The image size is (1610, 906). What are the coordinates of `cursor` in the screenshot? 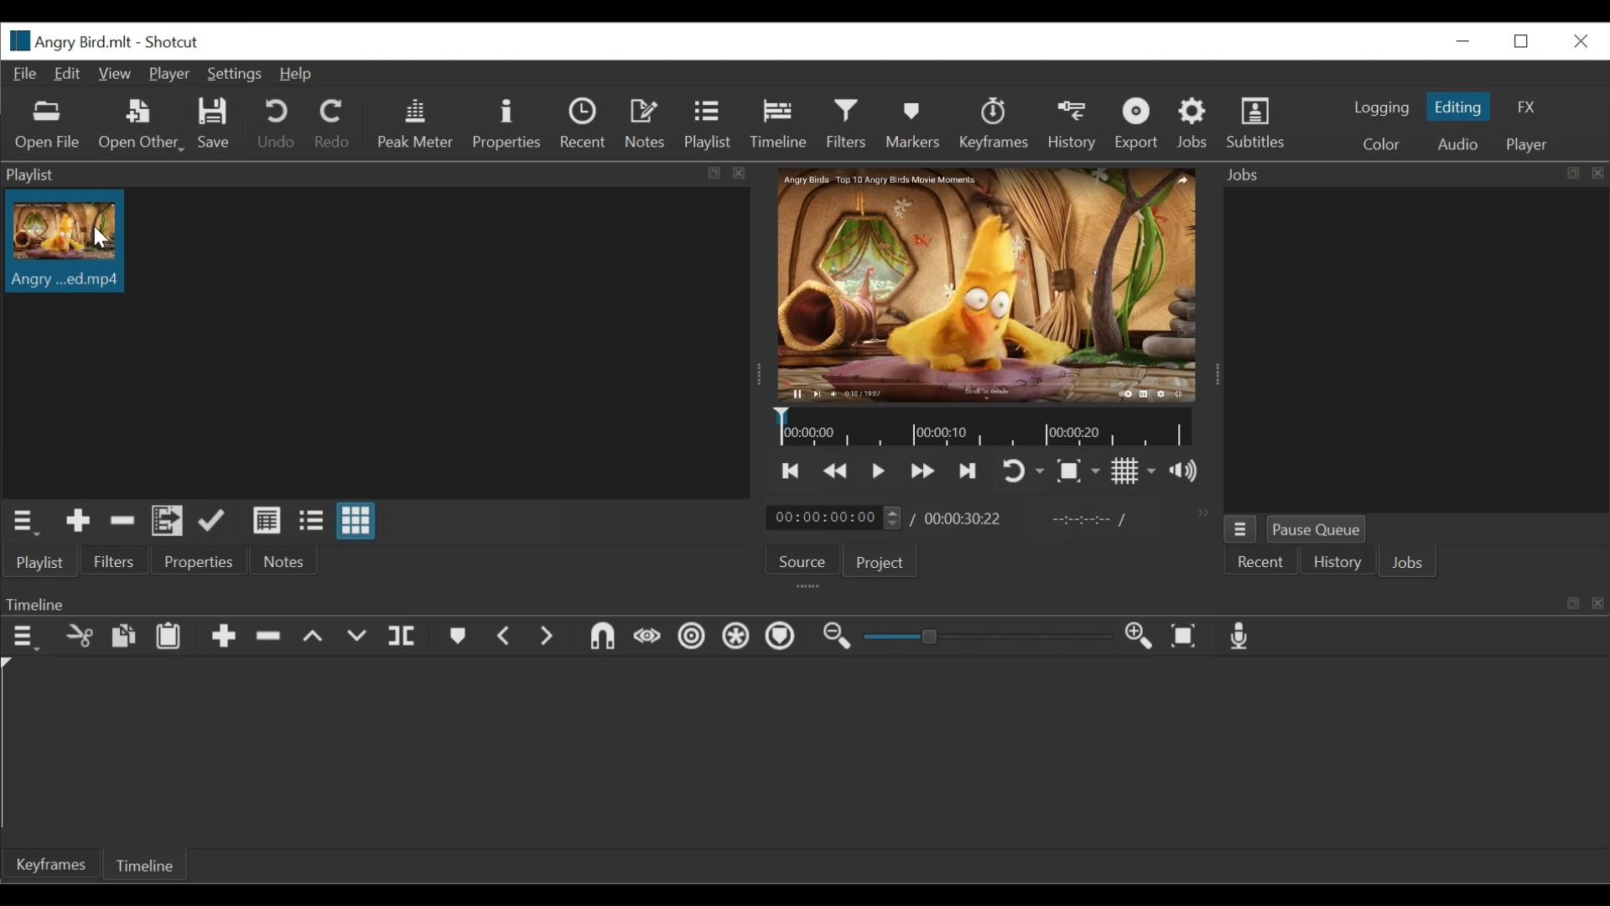 It's located at (118, 245).